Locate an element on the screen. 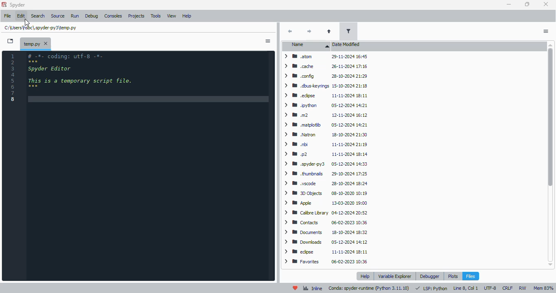 The image size is (556, 293). 2 ® ,vscode 28-10-2024 18:24 is located at coordinates (325, 184).